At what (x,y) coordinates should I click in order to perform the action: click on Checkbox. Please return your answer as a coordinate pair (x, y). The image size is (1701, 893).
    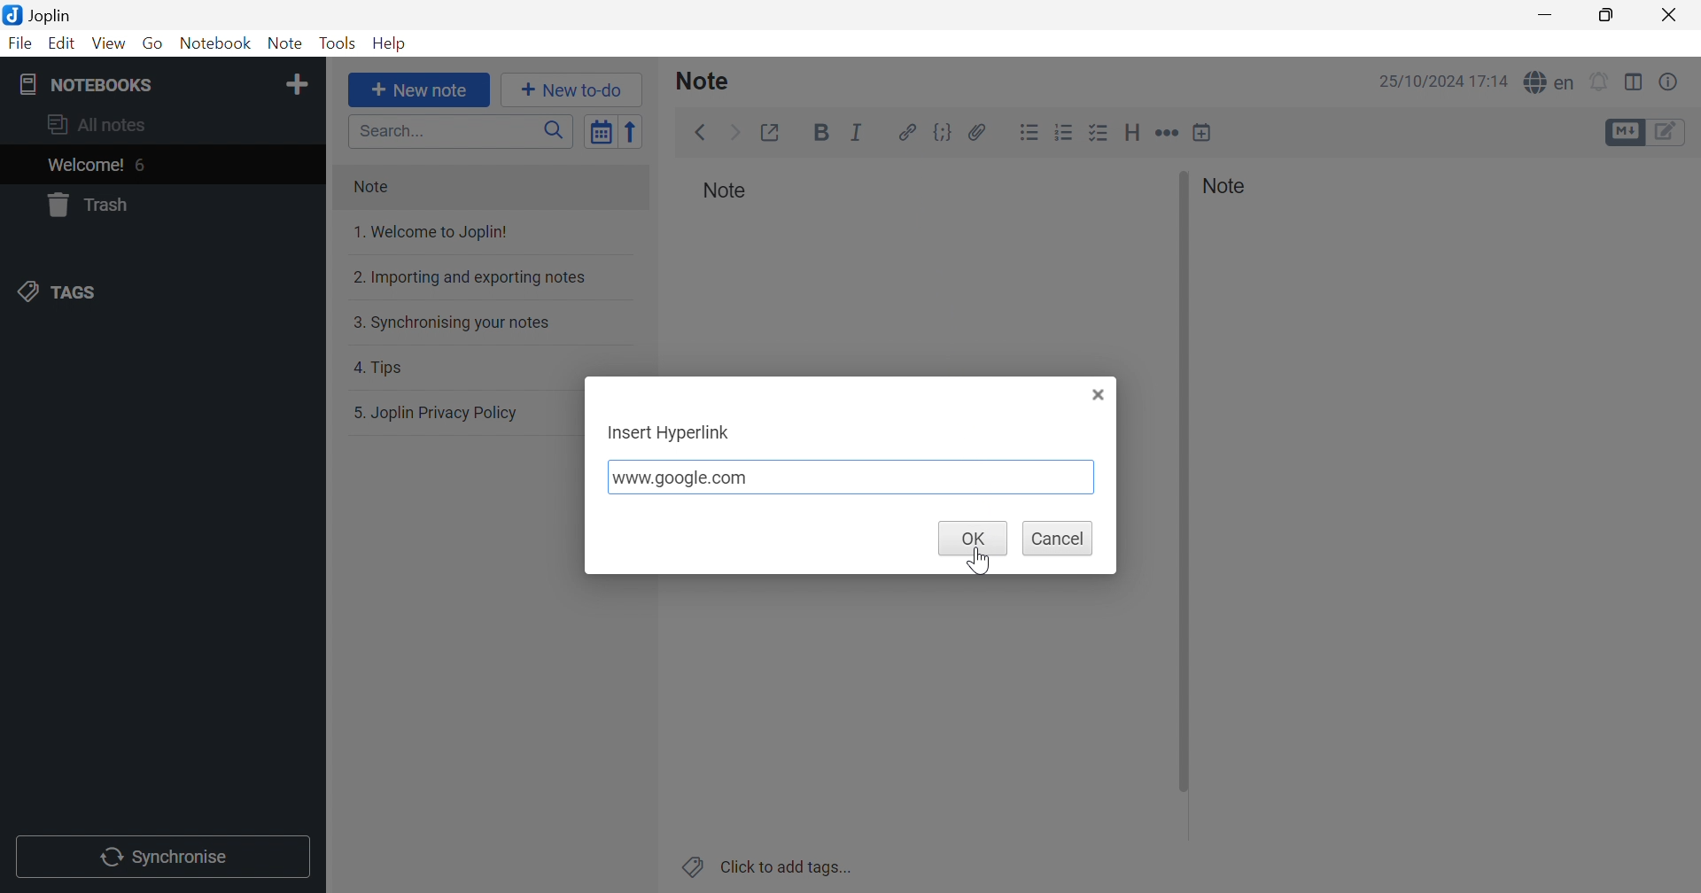
    Looking at the image, I should click on (1099, 132).